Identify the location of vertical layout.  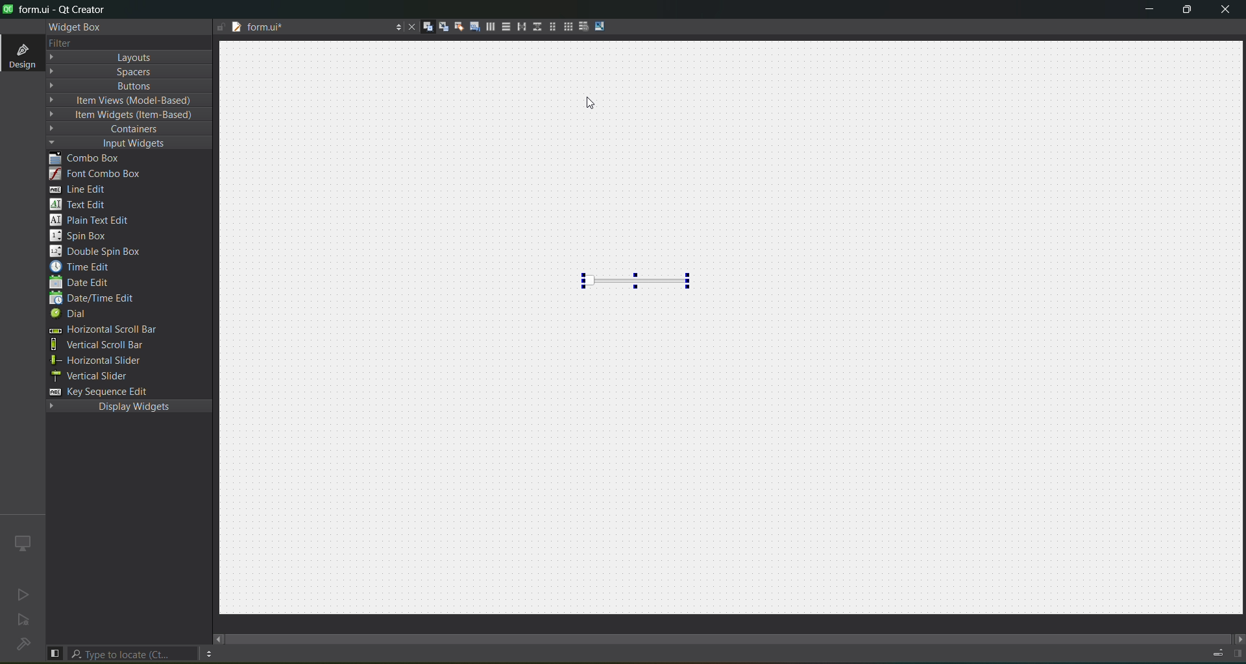
(504, 27).